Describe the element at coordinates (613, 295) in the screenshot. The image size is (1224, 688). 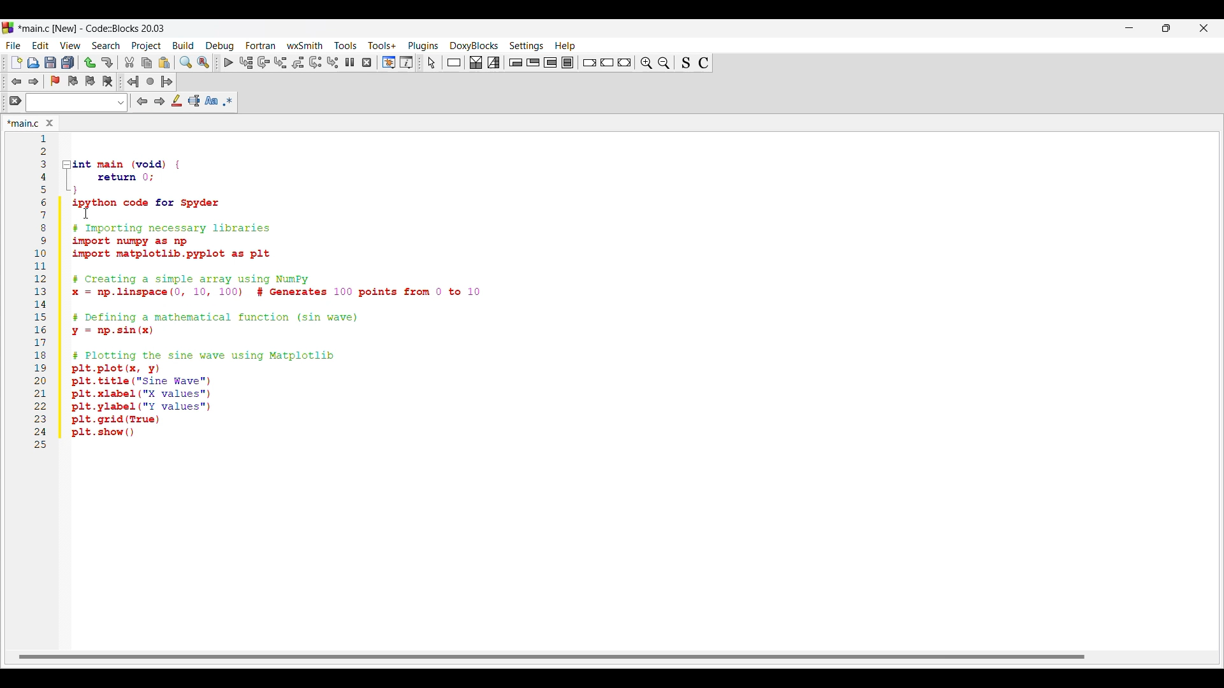
I see `Code snippets panel removed from interface` at that location.